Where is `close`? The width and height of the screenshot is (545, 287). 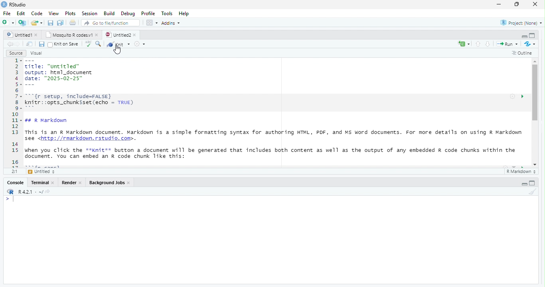 close is located at coordinates (130, 183).